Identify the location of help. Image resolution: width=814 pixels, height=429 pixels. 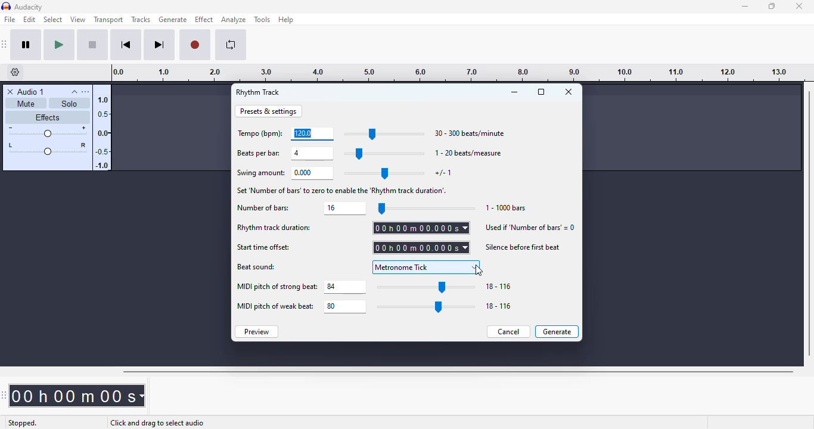
(286, 20).